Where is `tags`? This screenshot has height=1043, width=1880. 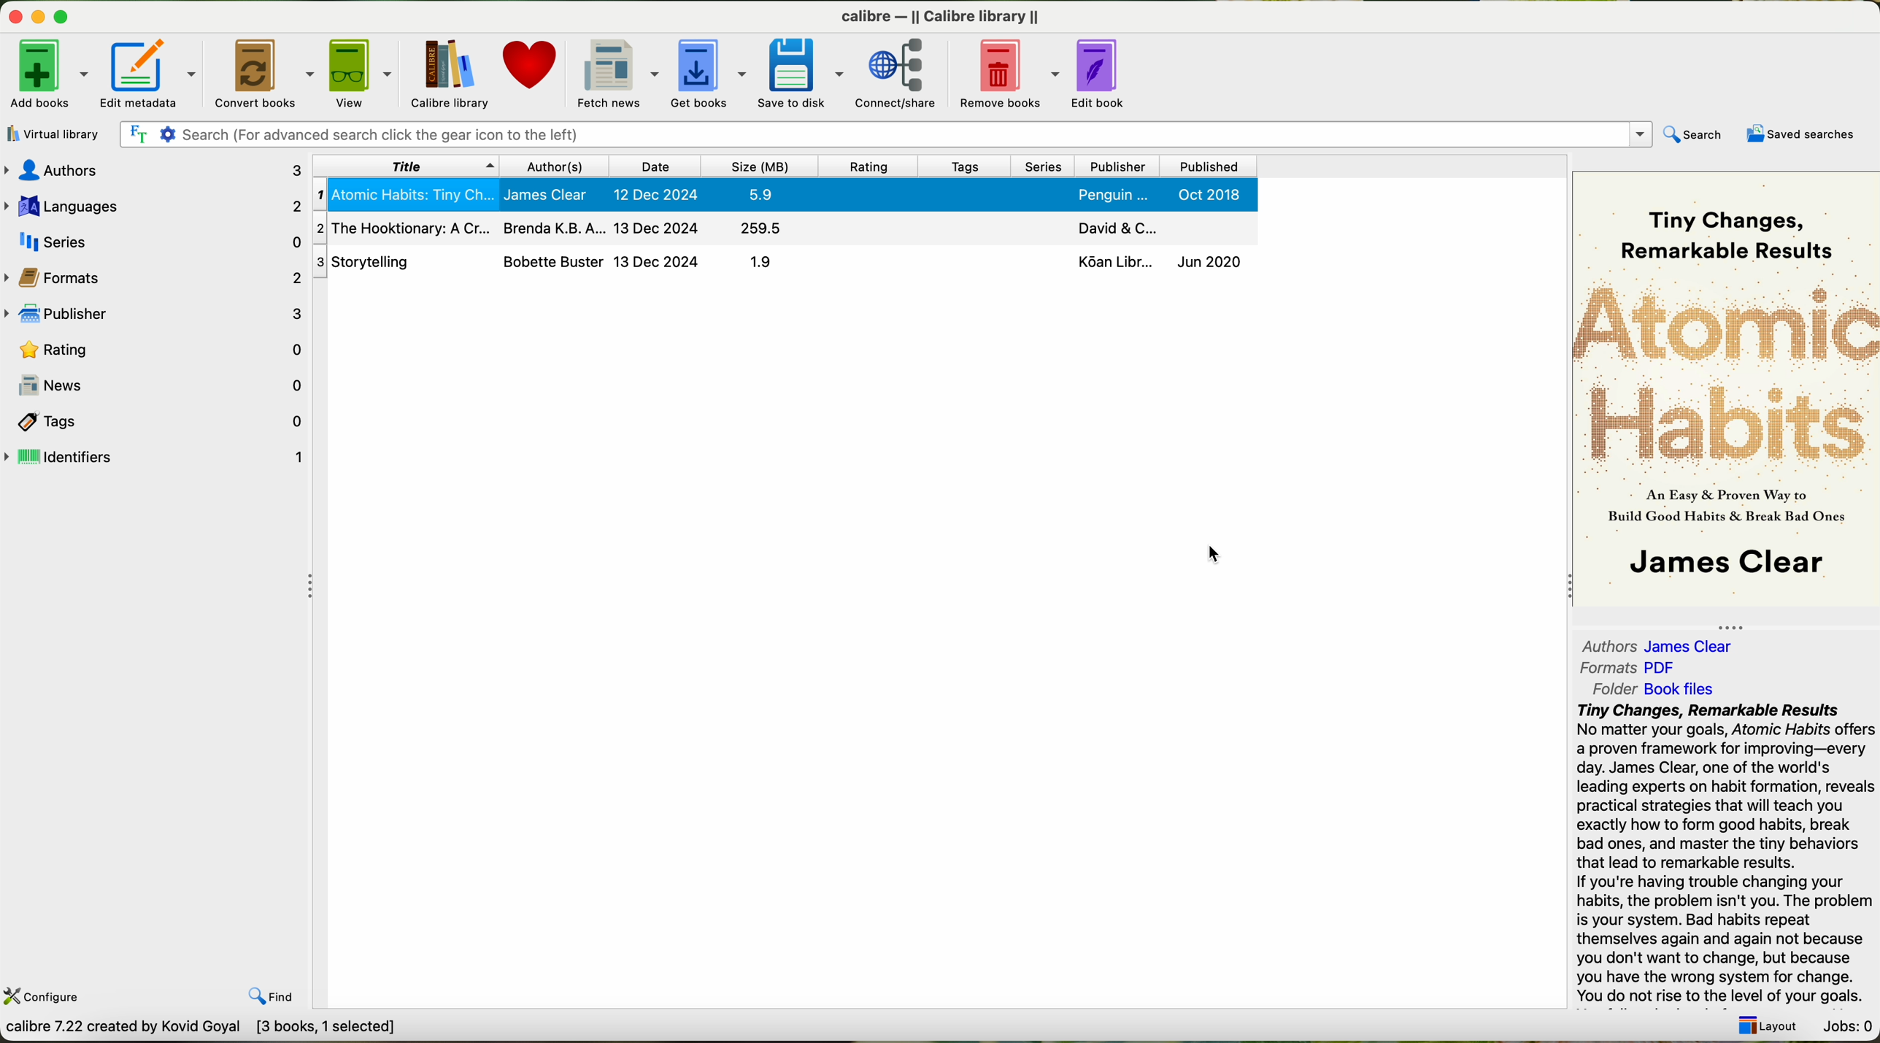 tags is located at coordinates (971, 166).